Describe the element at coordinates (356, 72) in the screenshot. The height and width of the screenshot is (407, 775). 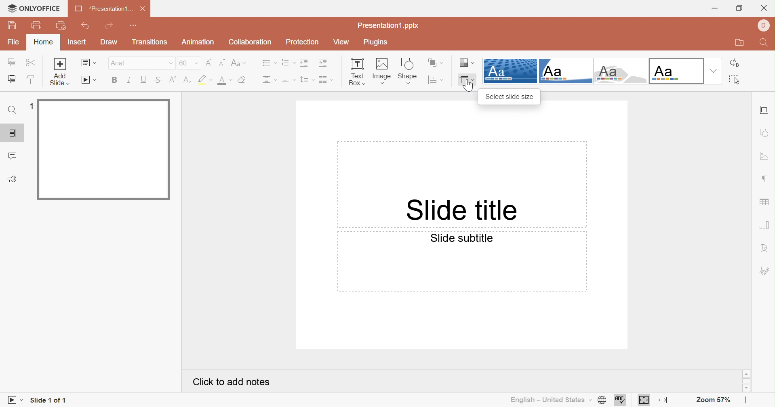
I see `Text box` at that location.